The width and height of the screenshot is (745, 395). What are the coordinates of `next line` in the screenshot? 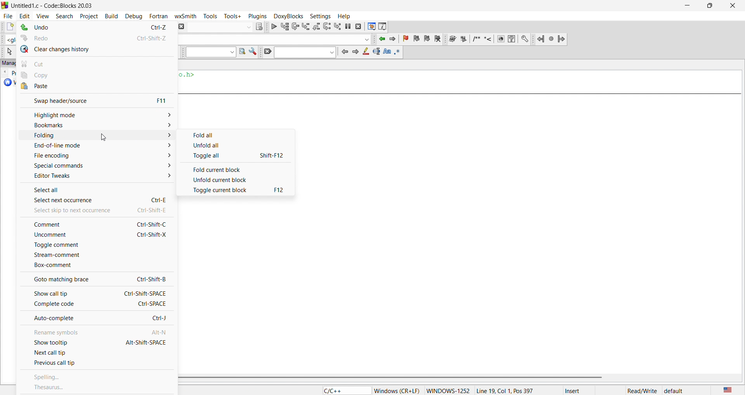 It's located at (295, 27).